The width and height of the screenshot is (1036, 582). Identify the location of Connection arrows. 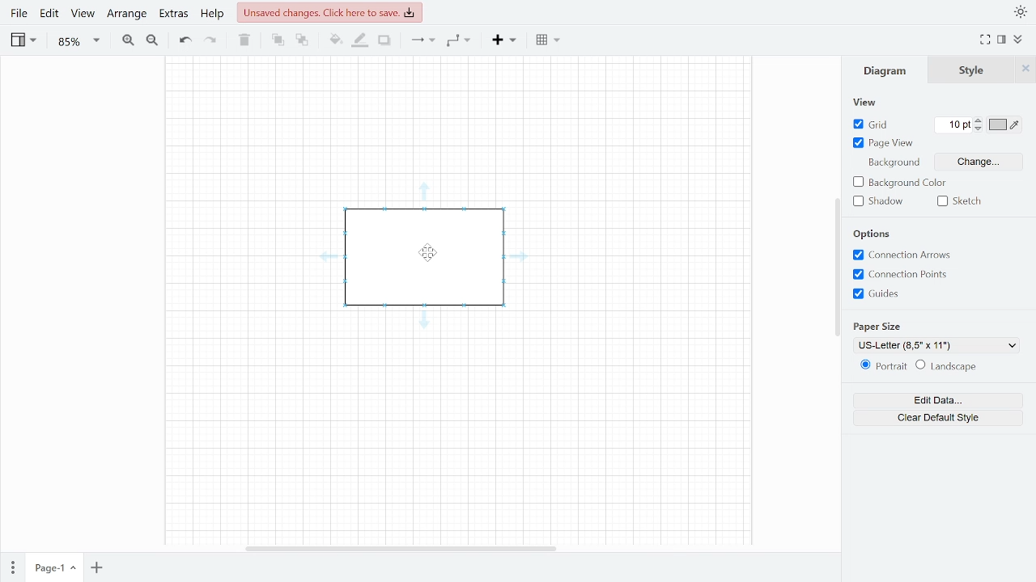
(914, 255).